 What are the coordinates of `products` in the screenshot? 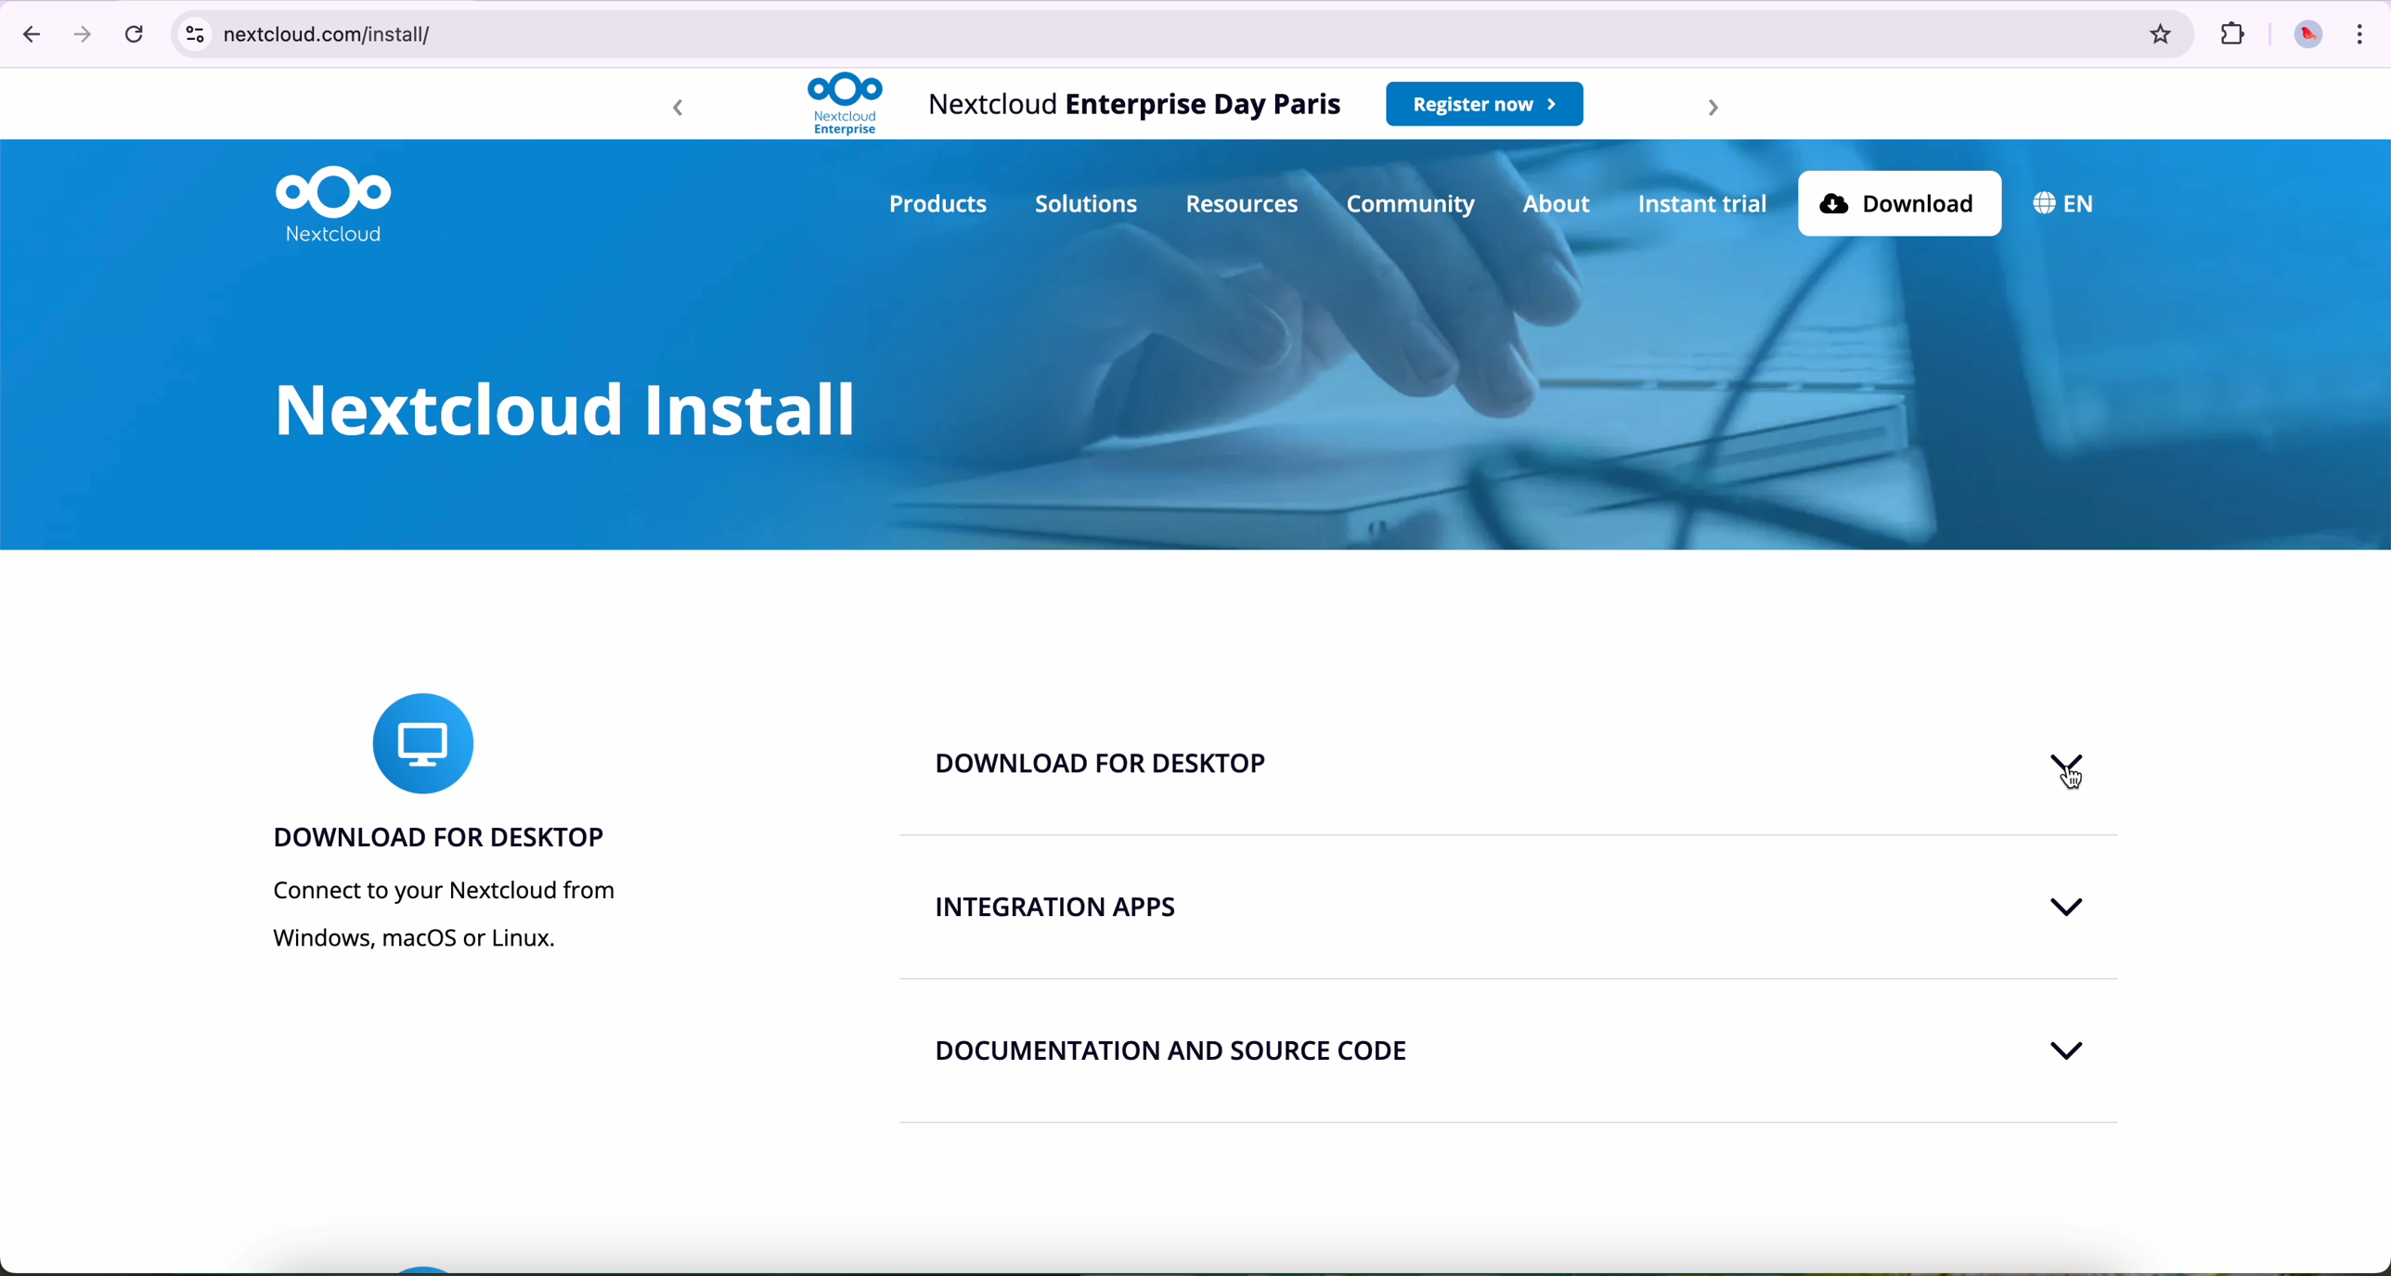 It's located at (936, 206).